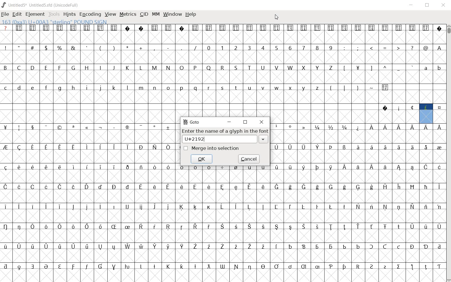 This screenshot has height=282, width=451. What do you see at coordinates (246, 122) in the screenshot?
I see `restore down` at bounding box center [246, 122].